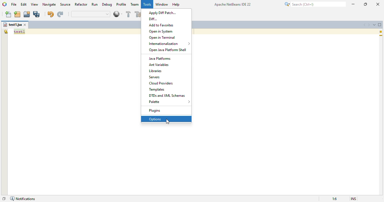 The height and width of the screenshot is (202, 384). Describe the element at coordinates (168, 122) in the screenshot. I see `cursor` at that location.